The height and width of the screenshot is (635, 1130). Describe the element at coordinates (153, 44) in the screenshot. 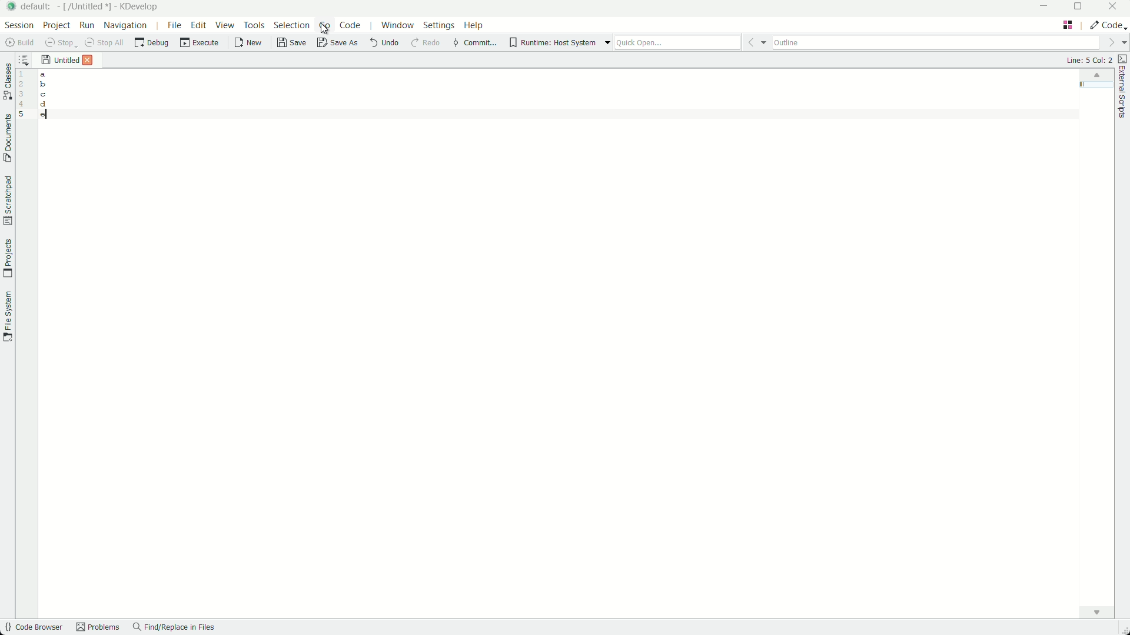

I see `debug` at that location.